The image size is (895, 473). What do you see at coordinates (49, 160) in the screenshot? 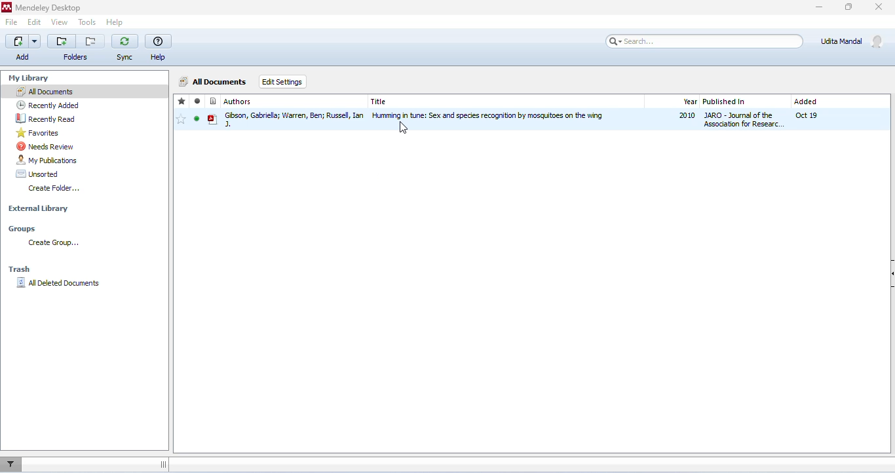
I see `my publication` at bounding box center [49, 160].